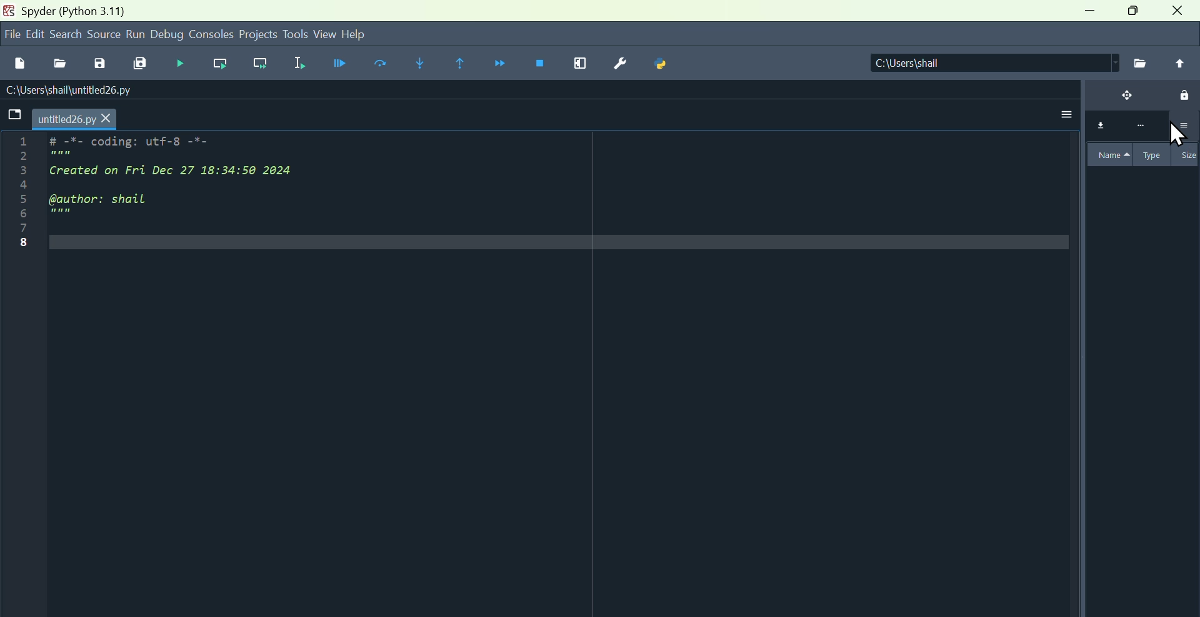  I want to click on Open file, so click(58, 61).